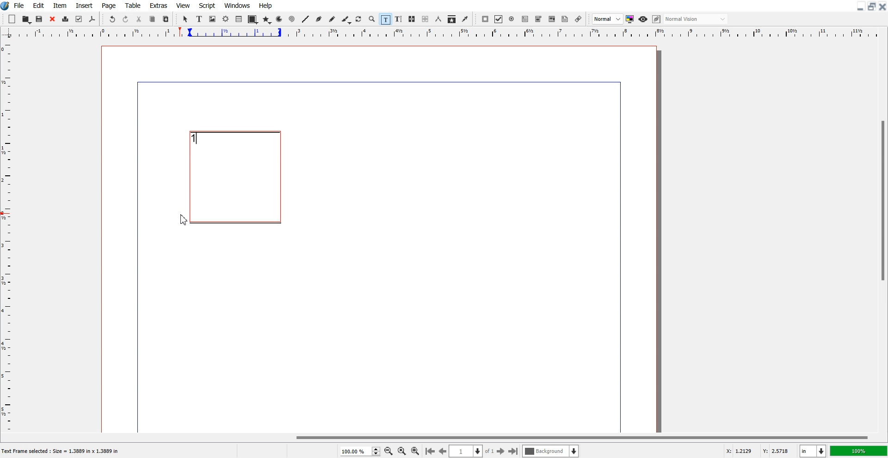 The height and width of the screenshot is (458, 888). I want to click on close, so click(882, 7).